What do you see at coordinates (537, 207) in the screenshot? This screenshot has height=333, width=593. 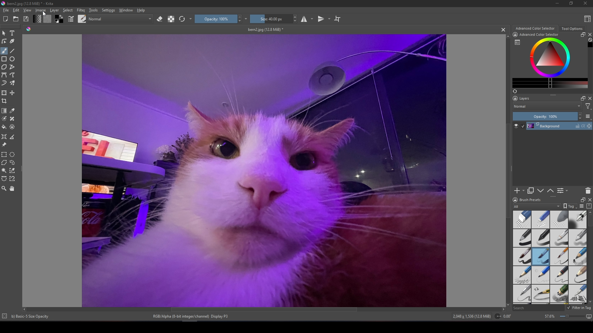 I see `Brush preset filter` at bounding box center [537, 207].